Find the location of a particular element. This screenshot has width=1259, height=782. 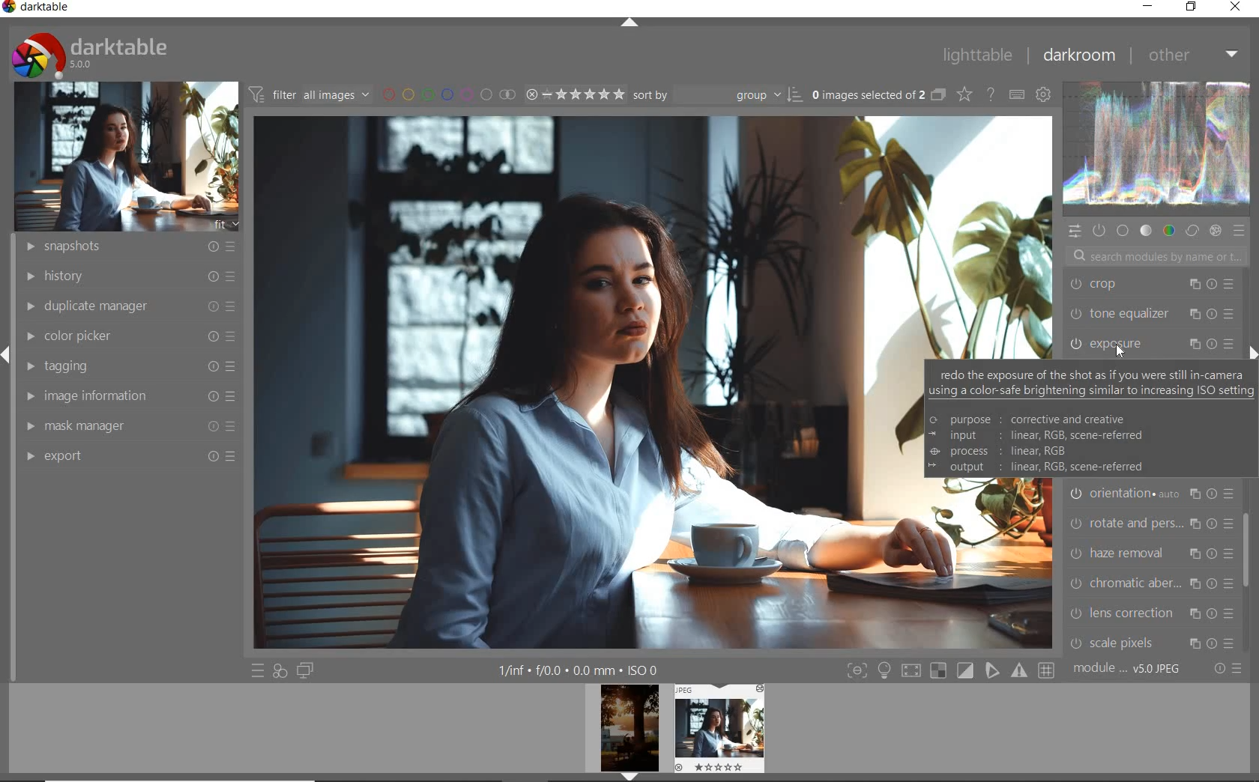

LENS CORRECTION is located at coordinates (1152, 612).